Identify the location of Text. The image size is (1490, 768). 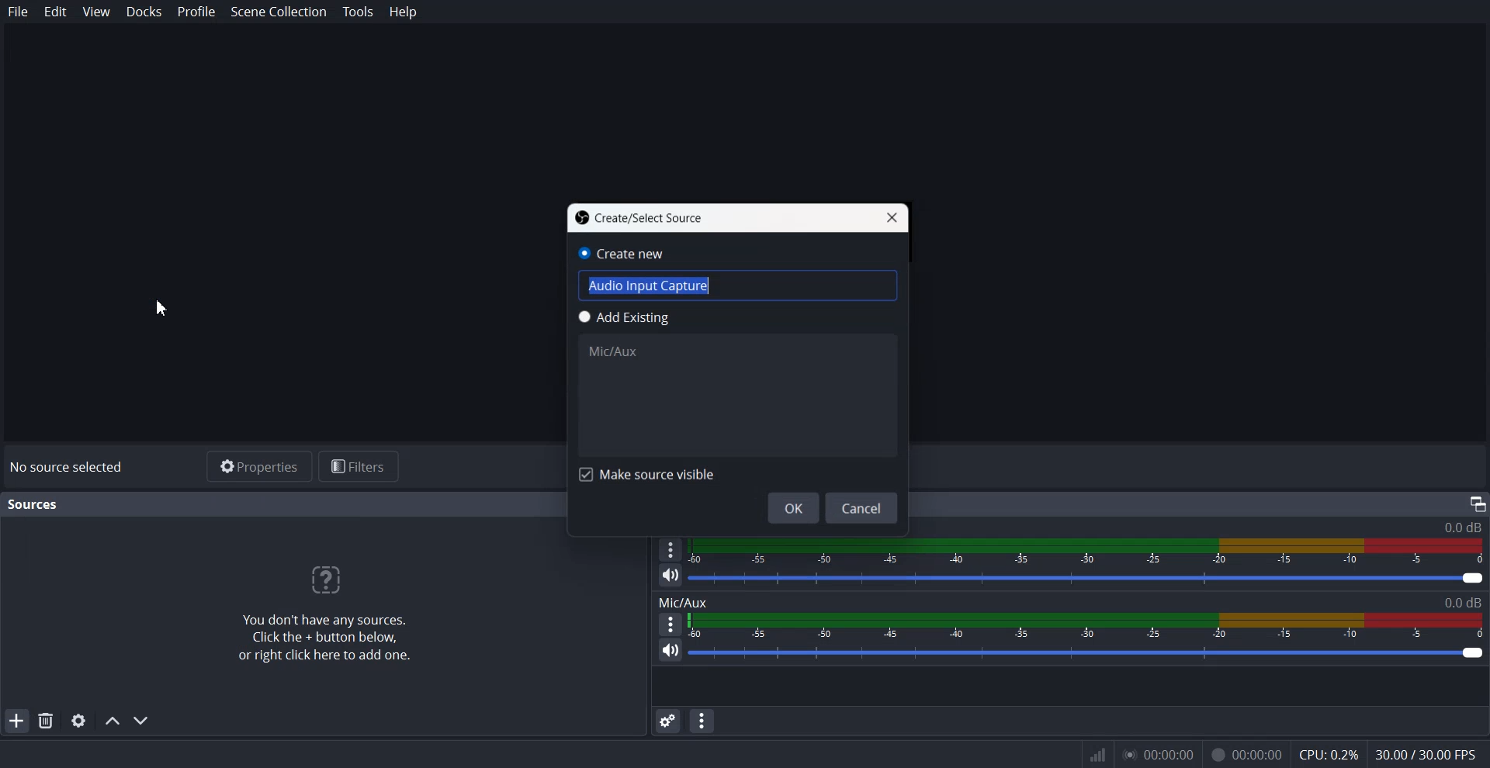
(34, 504).